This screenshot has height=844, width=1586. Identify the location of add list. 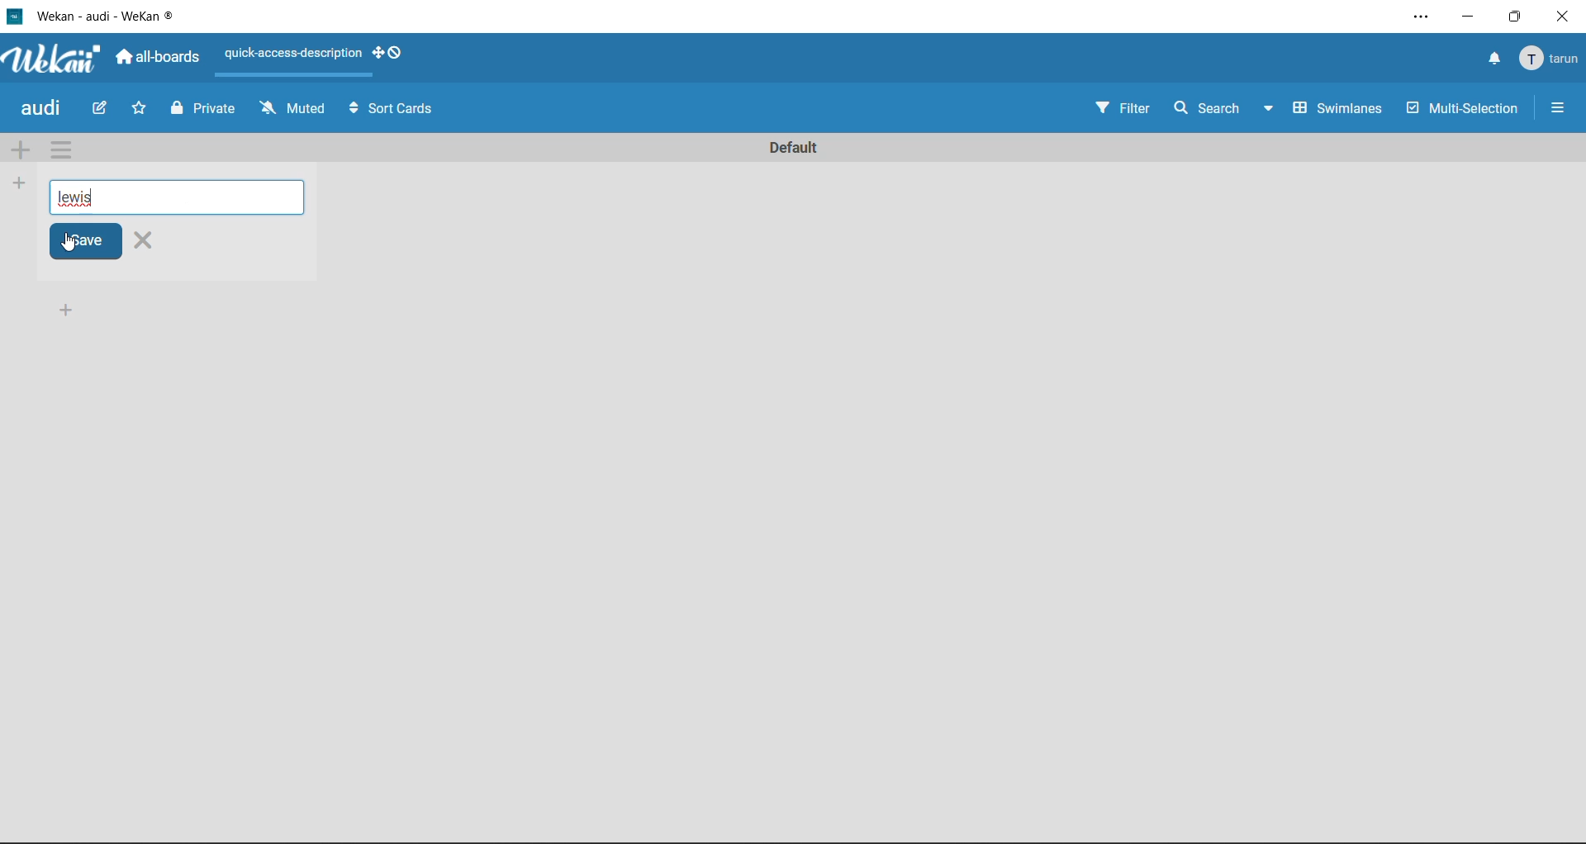
(78, 312).